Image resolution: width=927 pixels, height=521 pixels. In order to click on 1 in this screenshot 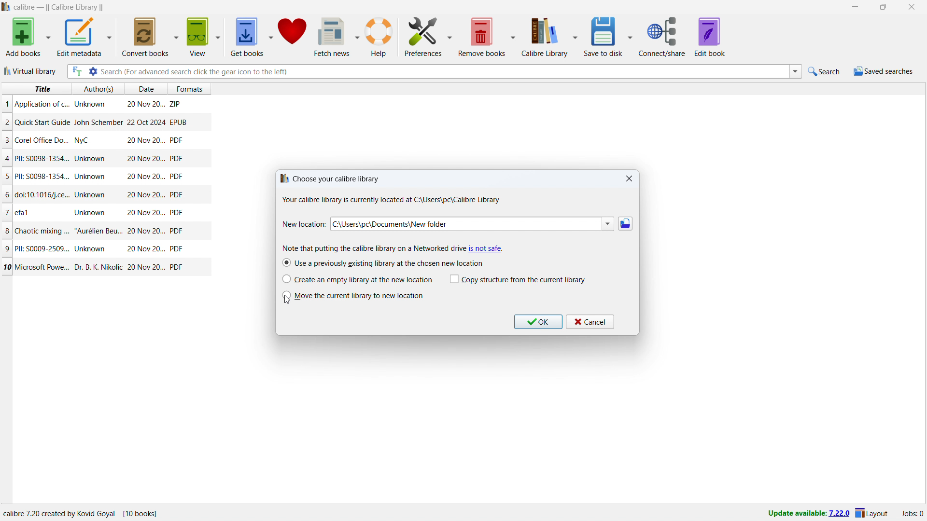, I will do `click(7, 104)`.